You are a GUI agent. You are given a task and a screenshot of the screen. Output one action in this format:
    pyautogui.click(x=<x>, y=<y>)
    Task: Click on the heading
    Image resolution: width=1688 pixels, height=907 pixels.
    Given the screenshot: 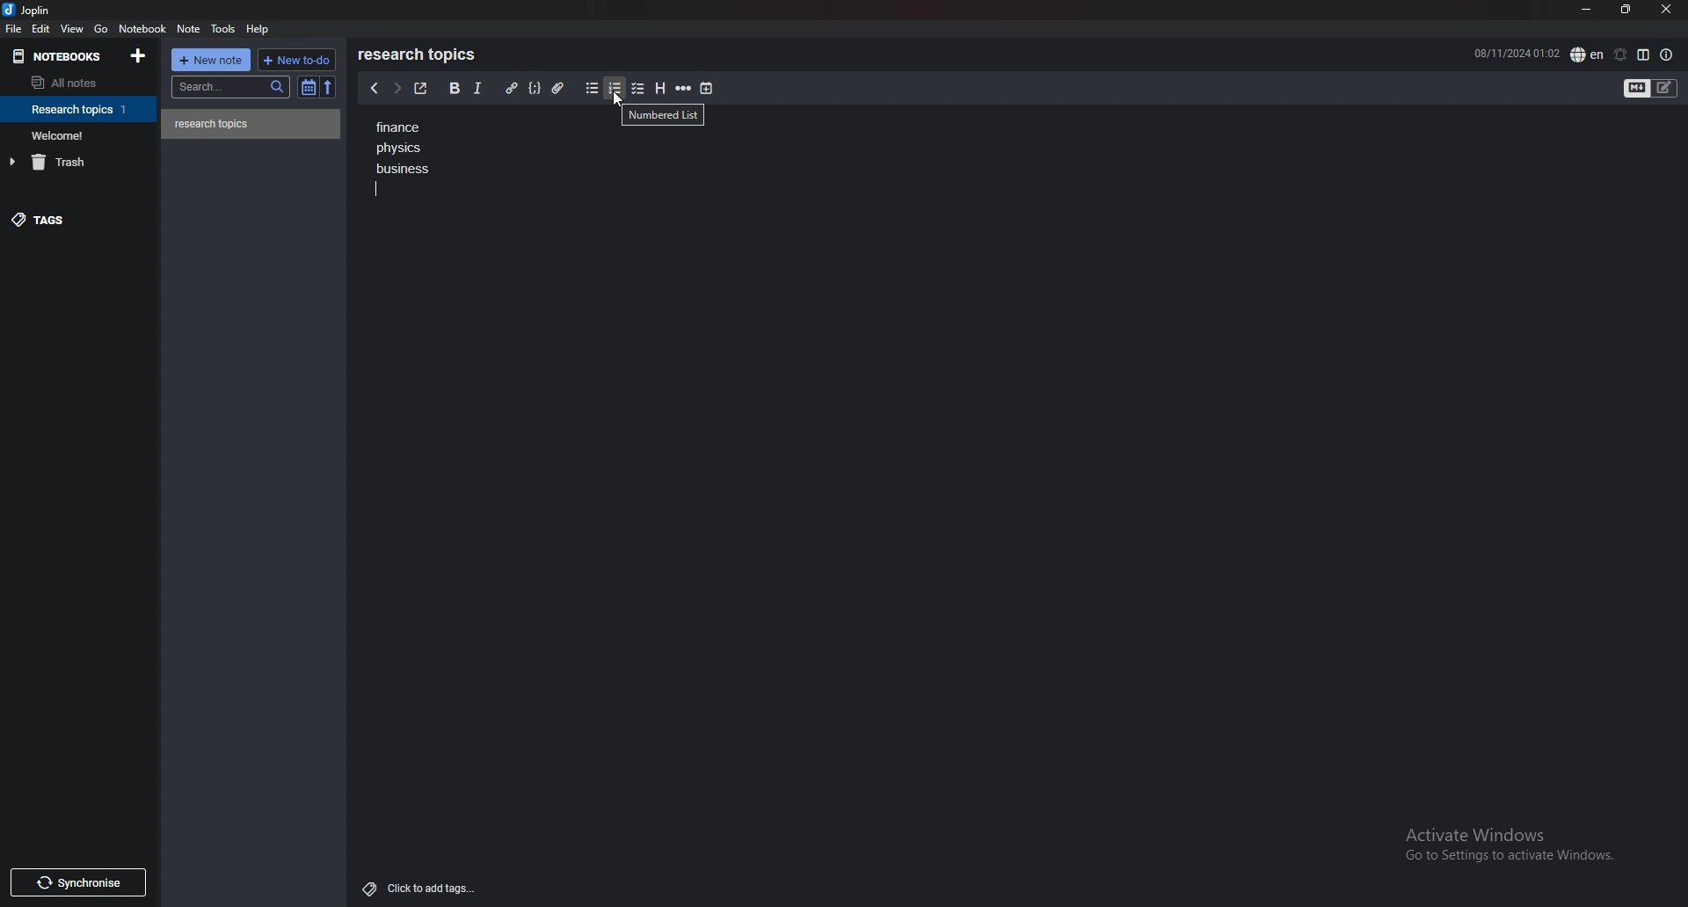 What is the action you would take?
    pyautogui.click(x=659, y=89)
    